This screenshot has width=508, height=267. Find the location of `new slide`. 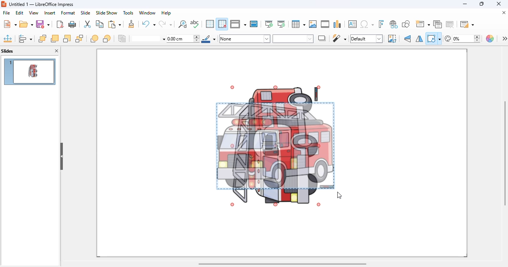

new slide is located at coordinates (423, 24).